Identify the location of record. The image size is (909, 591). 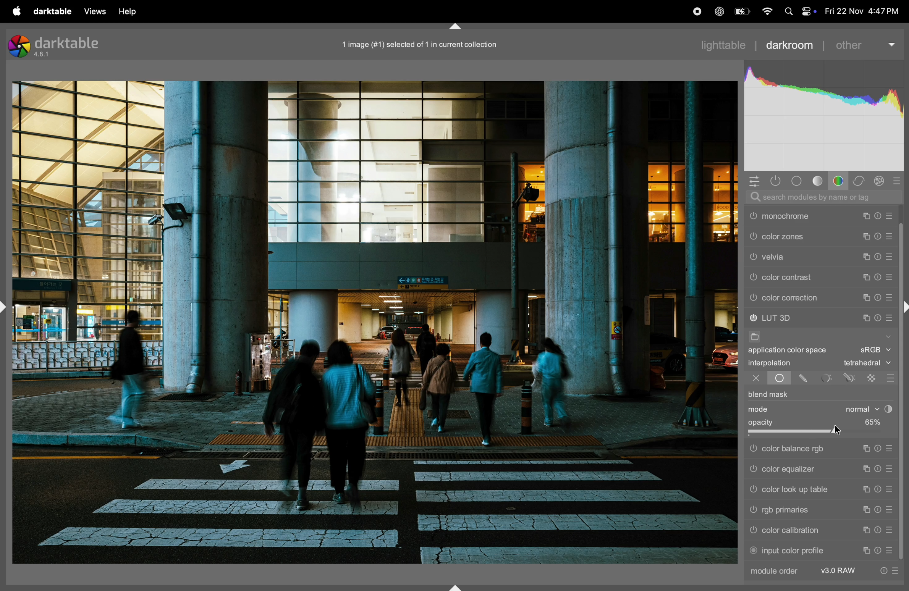
(694, 11).